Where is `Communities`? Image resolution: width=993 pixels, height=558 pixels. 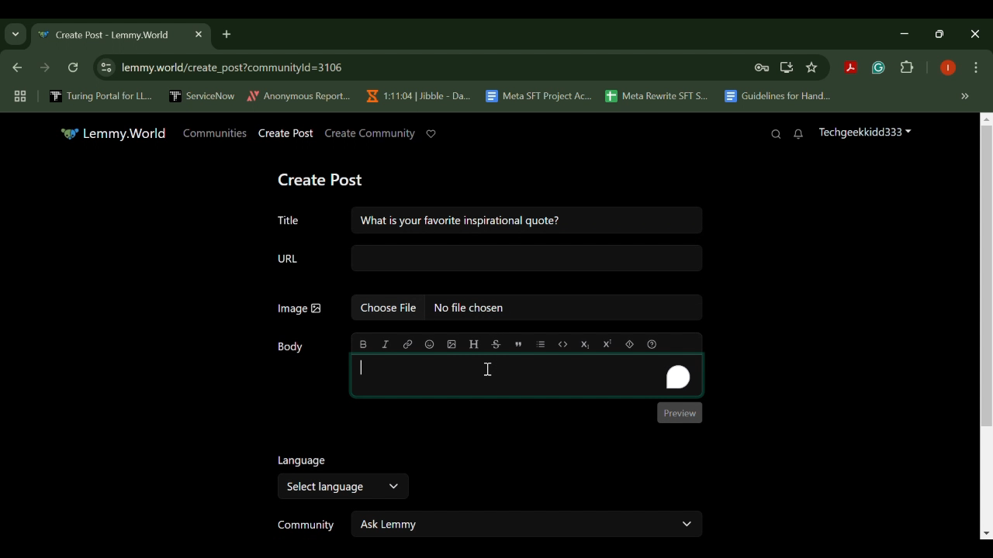 Communities is located at coordinates (215, 133).